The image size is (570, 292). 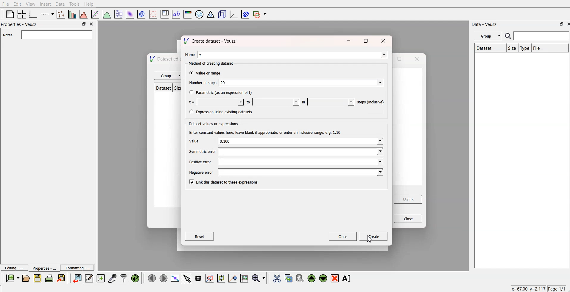 I want to click on Move to next page, so click(x=163, y=278).